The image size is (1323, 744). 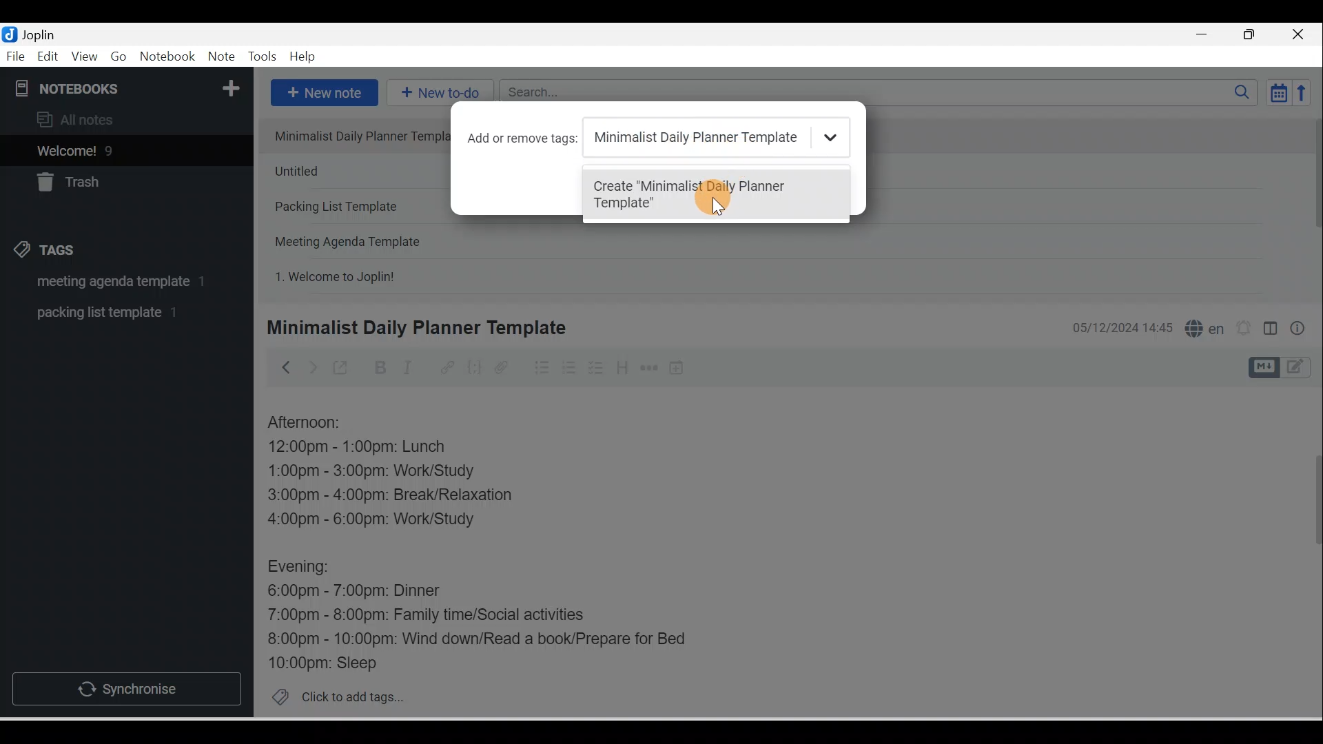 I want to click on Attach file, so click(x=505, y=367).